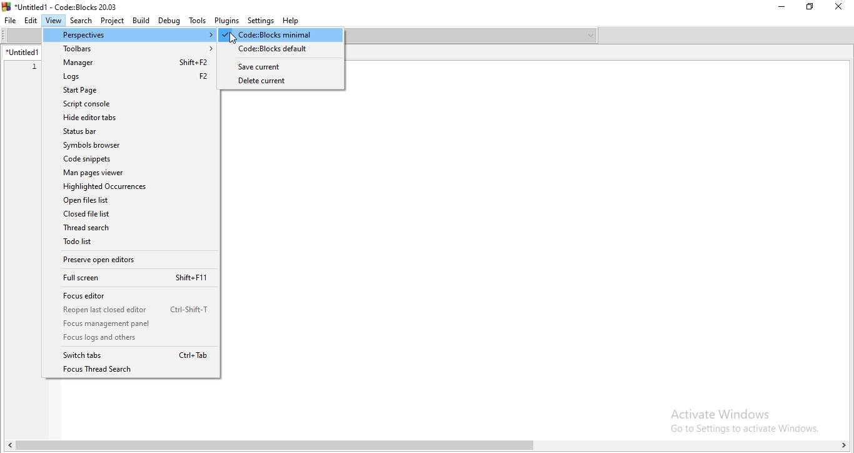 This screenshot has width=854, height=453. I want to click on Toolbars, so click(130, 49).